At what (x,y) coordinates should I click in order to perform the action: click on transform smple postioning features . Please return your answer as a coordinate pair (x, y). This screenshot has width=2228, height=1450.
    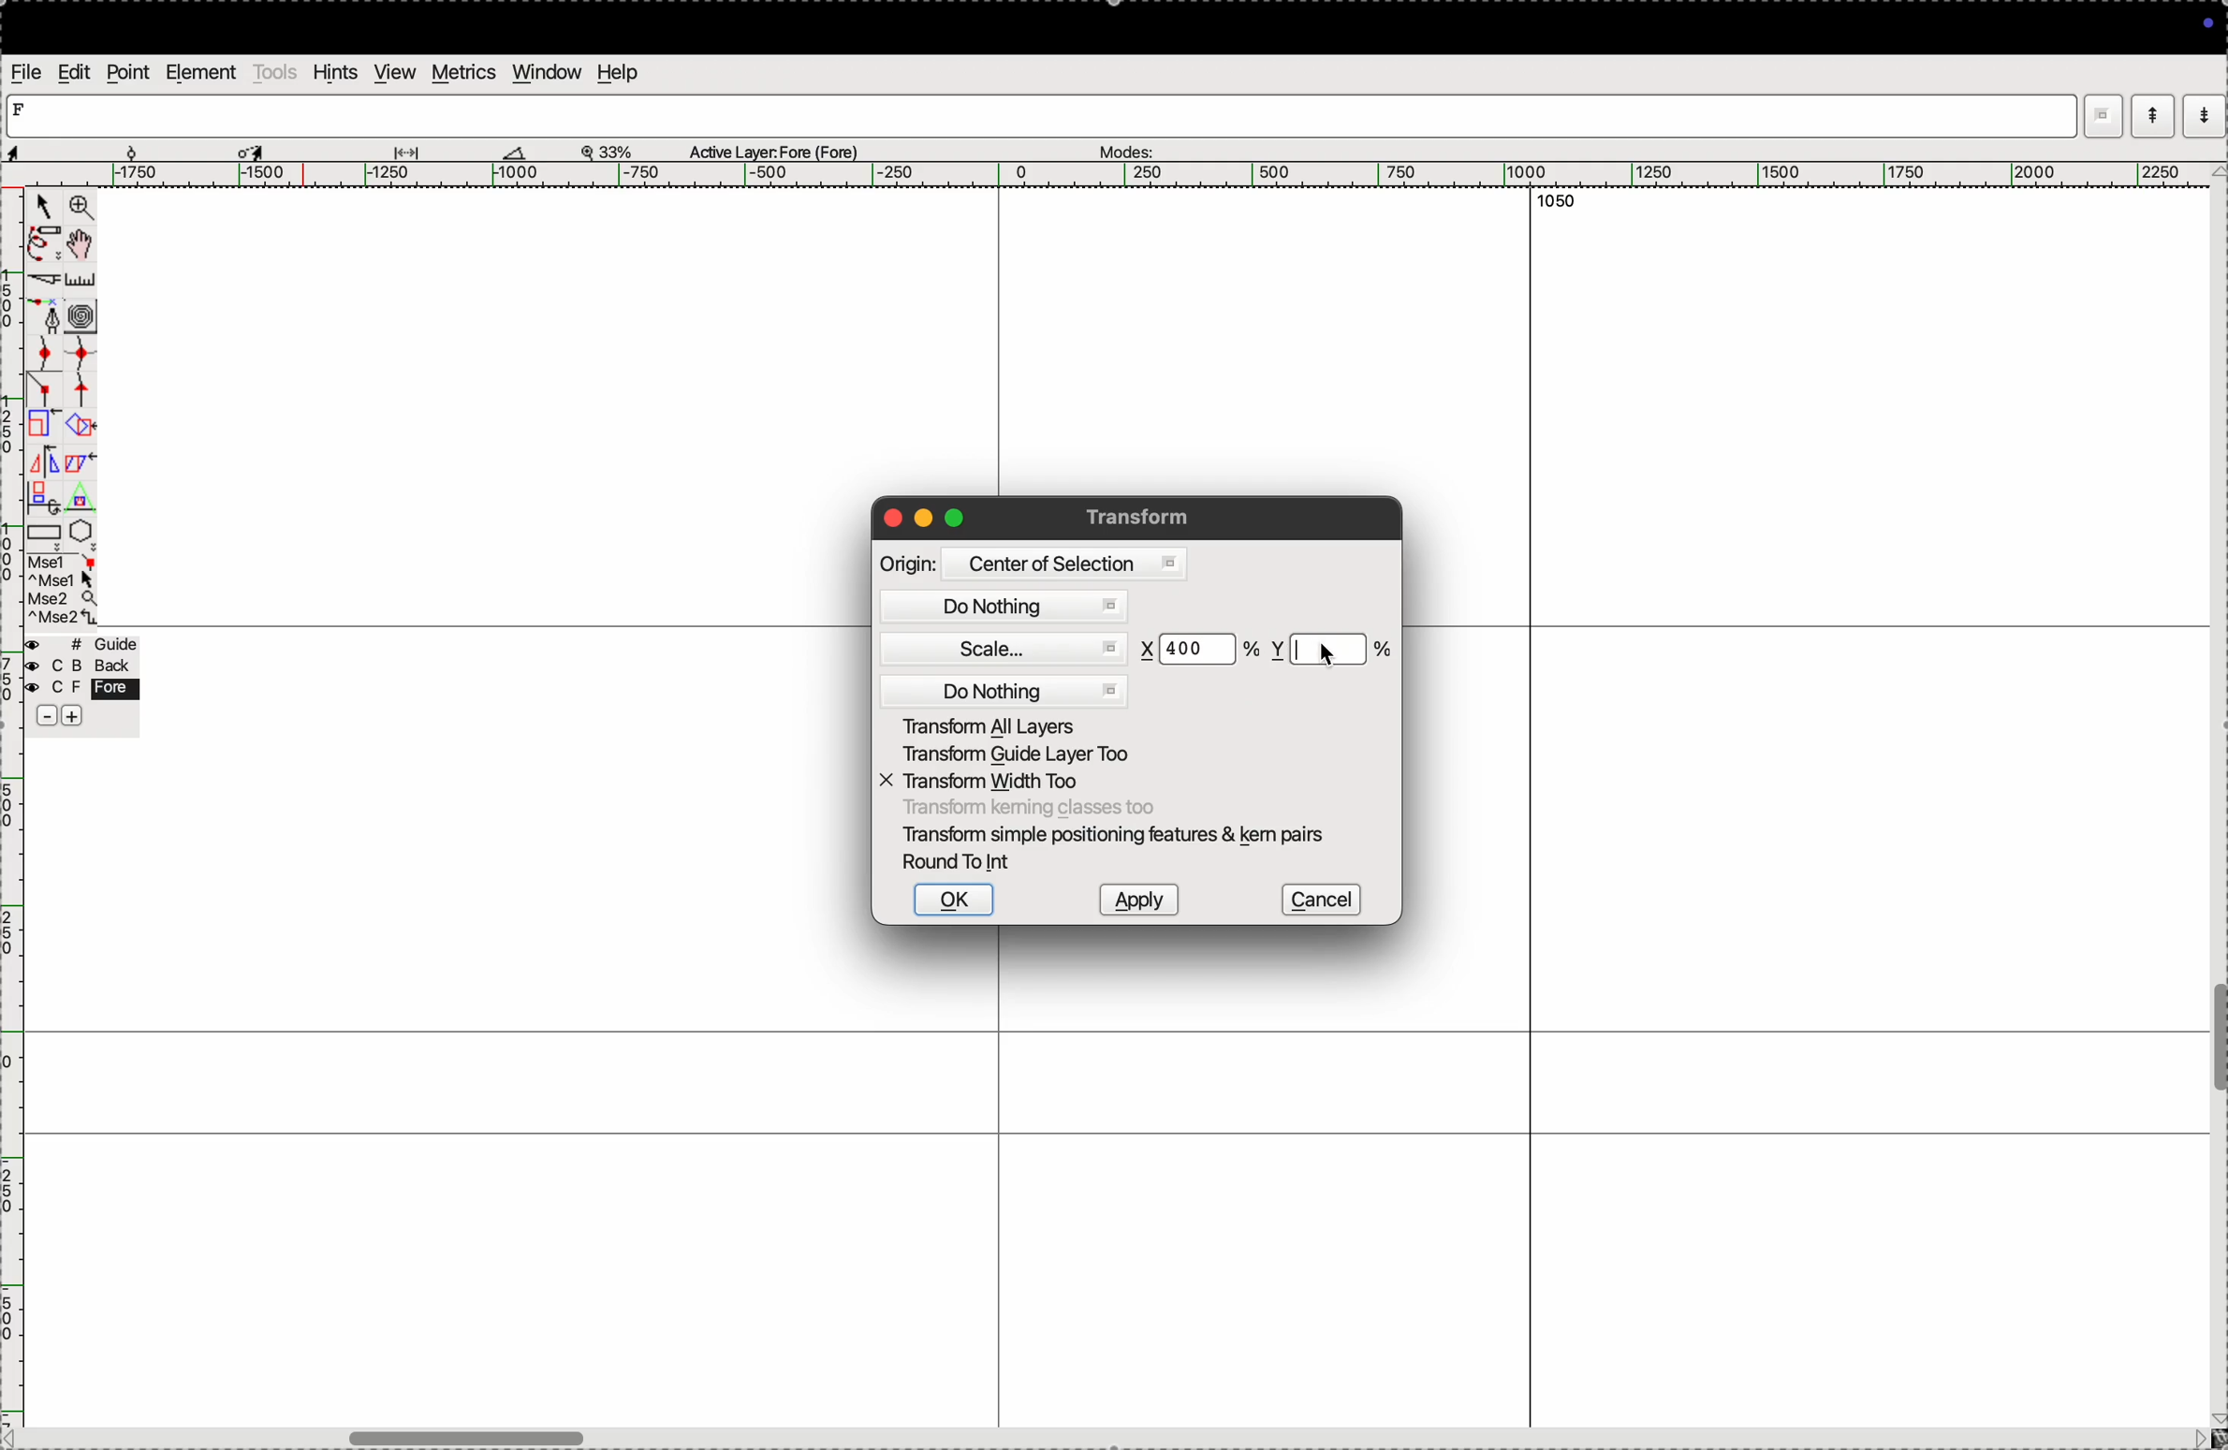
    Looking at the image, I should click on (1119, 835).